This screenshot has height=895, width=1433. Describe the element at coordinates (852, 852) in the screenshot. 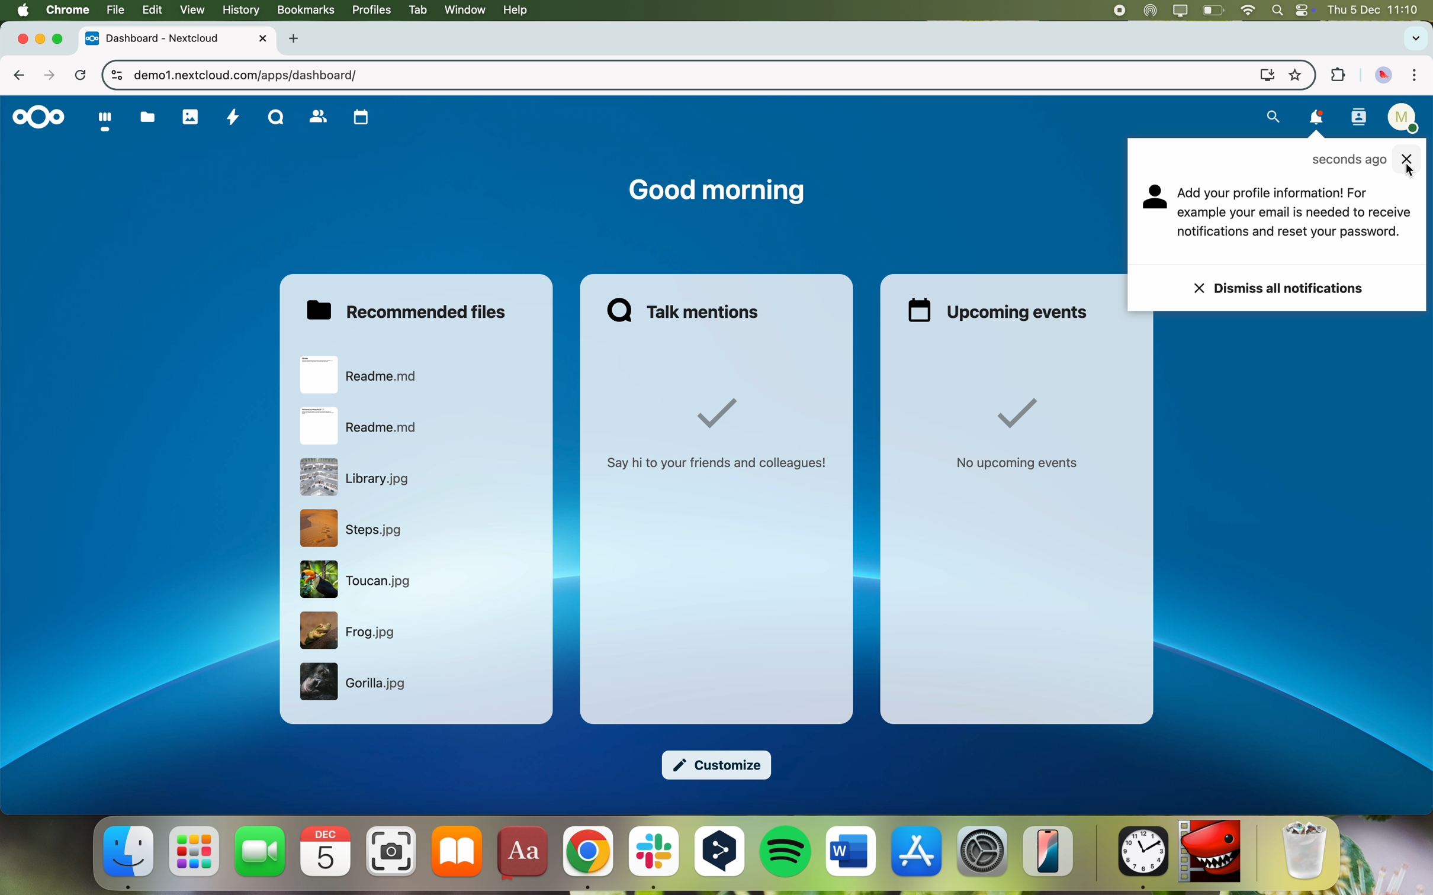

I see `Word` at that location.